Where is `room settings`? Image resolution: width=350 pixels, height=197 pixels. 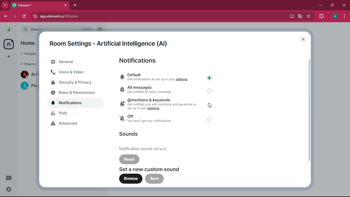 room settings is located at coordinates (111, 43).